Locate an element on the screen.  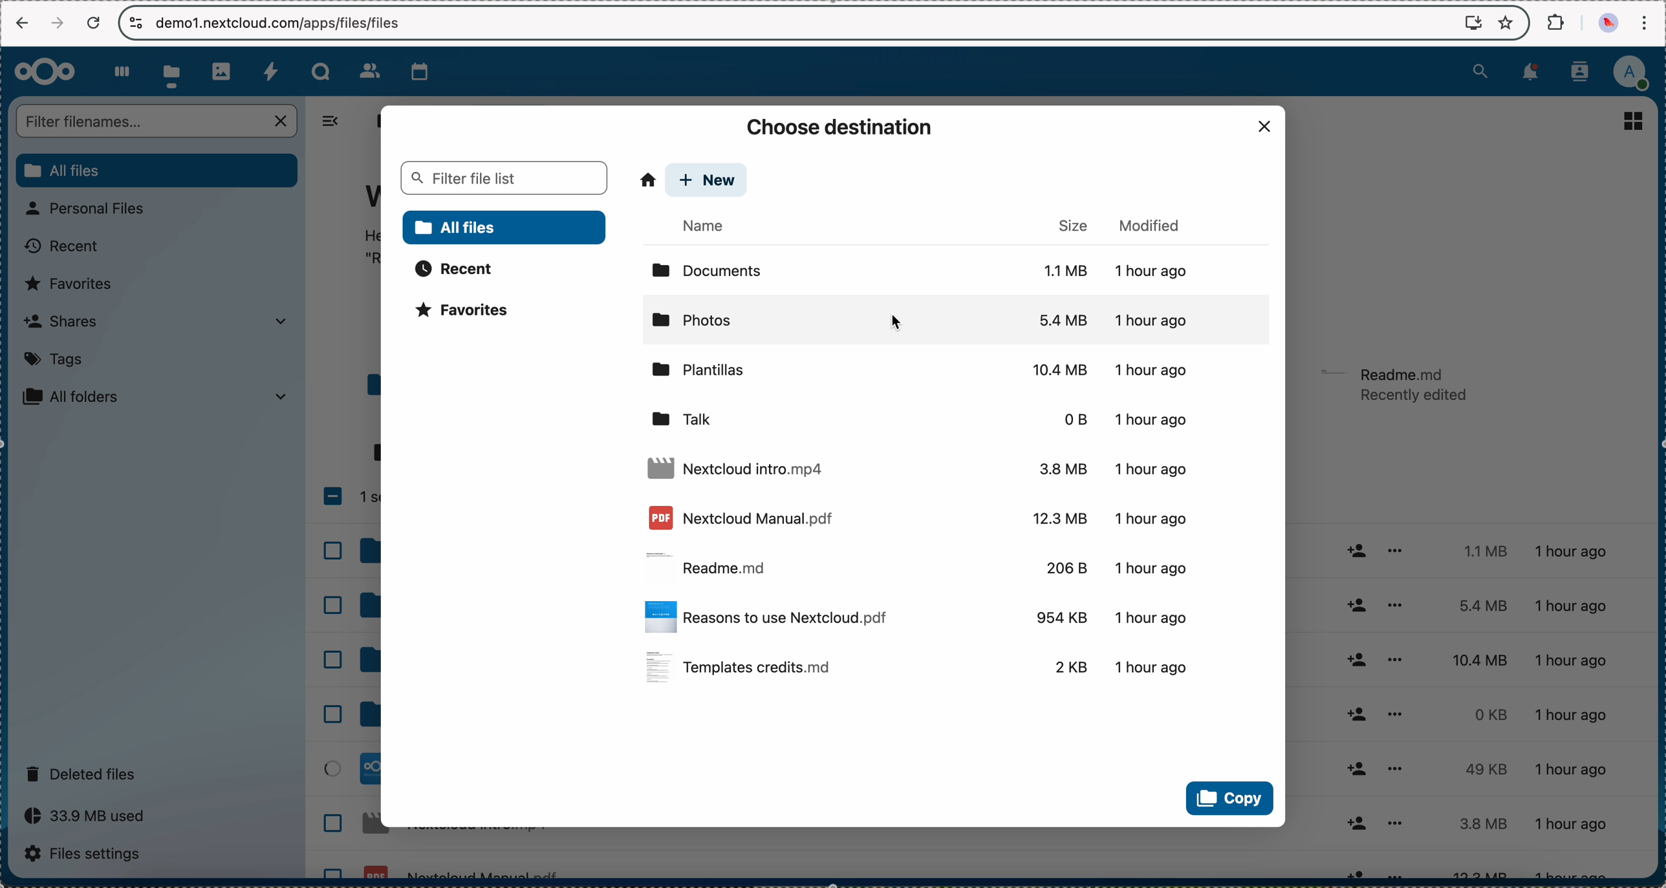
personal files is located at coordinates (92, 209).